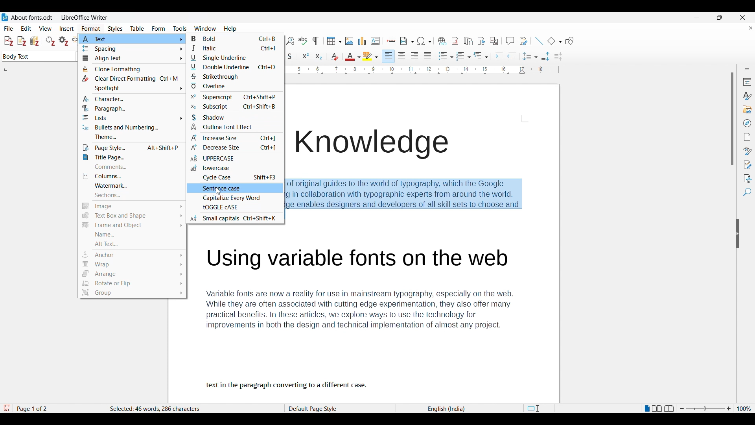  What do you see at coordinates (132, 216) in the screenshot?
I see `text box and shape` at bounding box center [132, 216].